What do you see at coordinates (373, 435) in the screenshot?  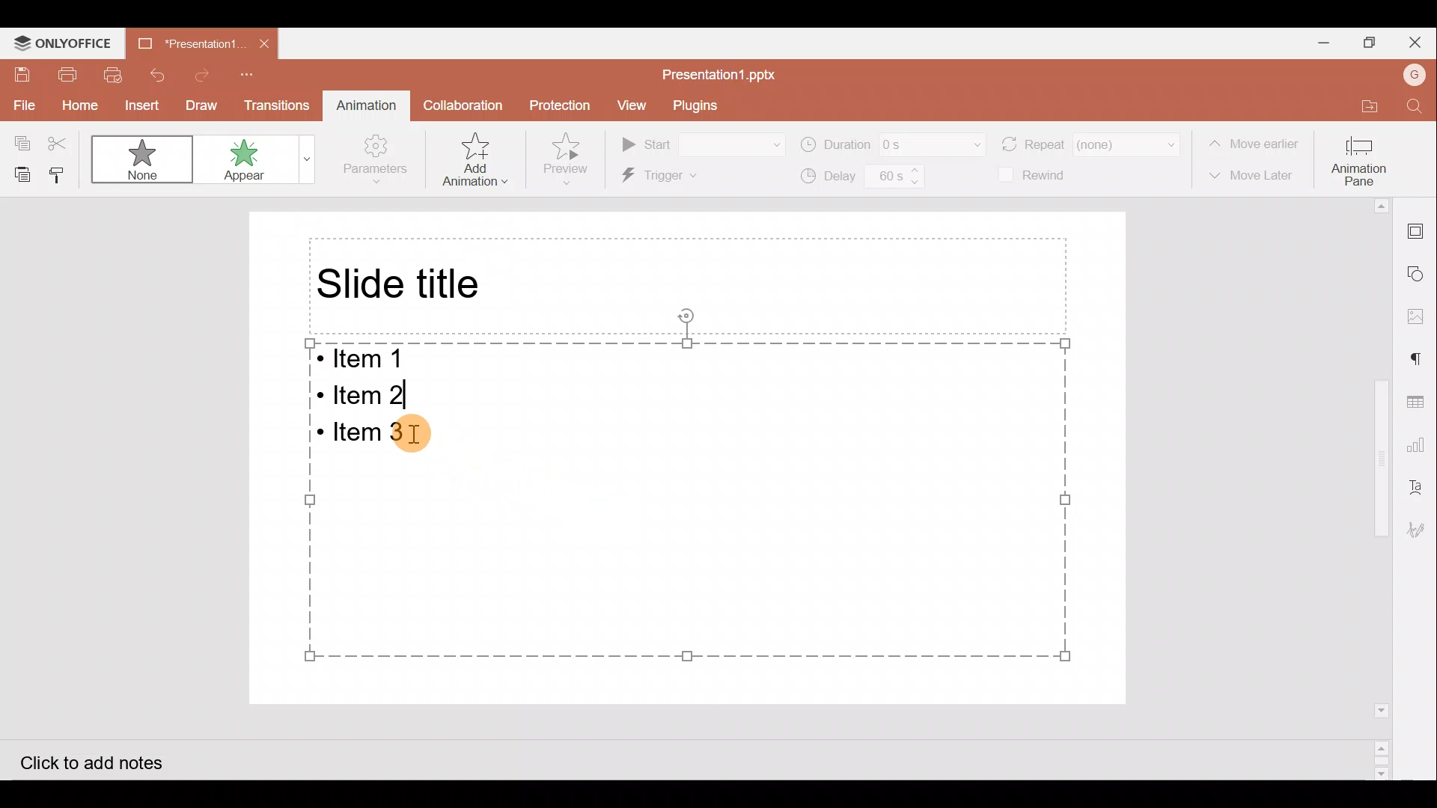 I see `Bulleted Item 3 on the presentation slide` at bounding box center [373, 435].